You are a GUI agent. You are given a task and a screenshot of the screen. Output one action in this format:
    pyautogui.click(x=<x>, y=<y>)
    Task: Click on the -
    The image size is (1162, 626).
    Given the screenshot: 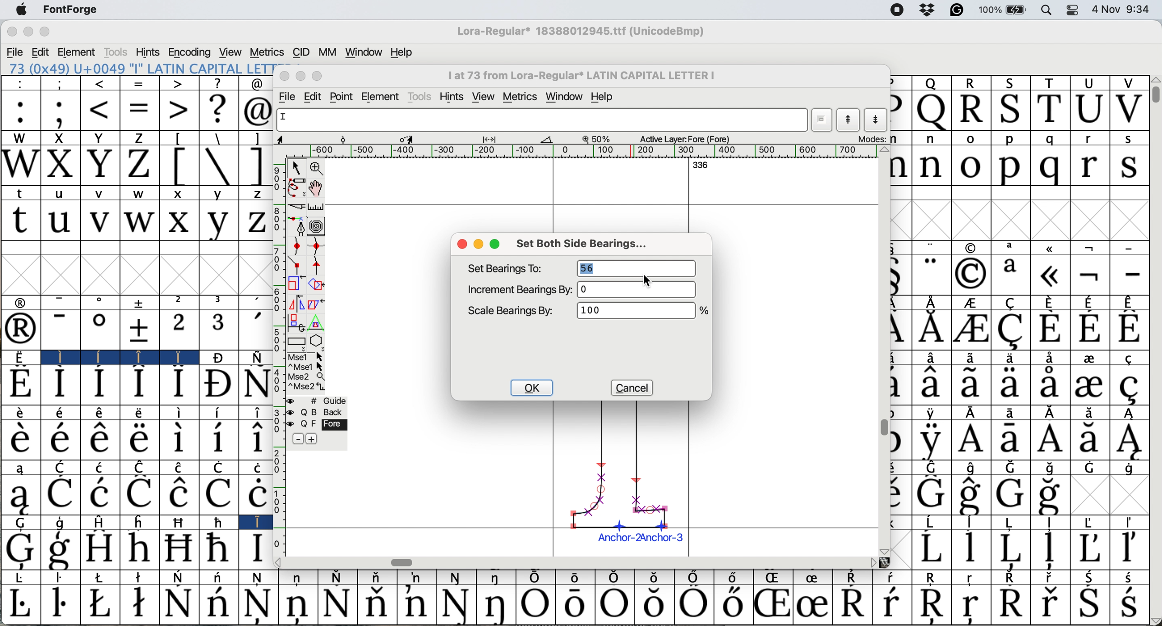 What is the action you would take?
    pyautogui.click(x=1130, y=275)
    